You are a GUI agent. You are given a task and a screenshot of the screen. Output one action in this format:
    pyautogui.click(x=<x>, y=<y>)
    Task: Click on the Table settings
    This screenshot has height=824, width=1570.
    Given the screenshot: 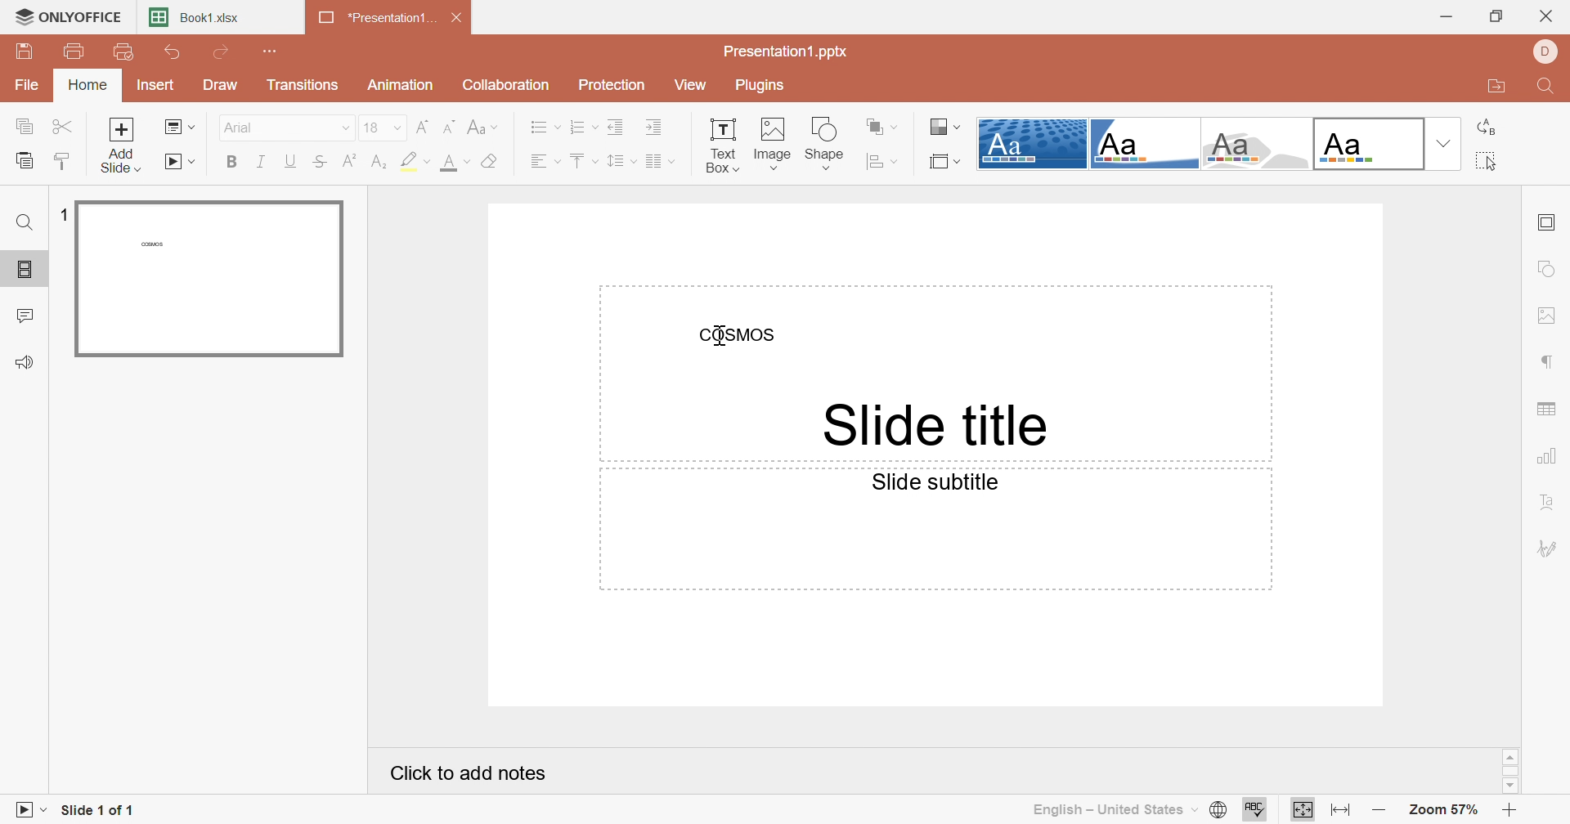 What is the action you would take?
    pyautogui.click(x=1546, y=405)
    